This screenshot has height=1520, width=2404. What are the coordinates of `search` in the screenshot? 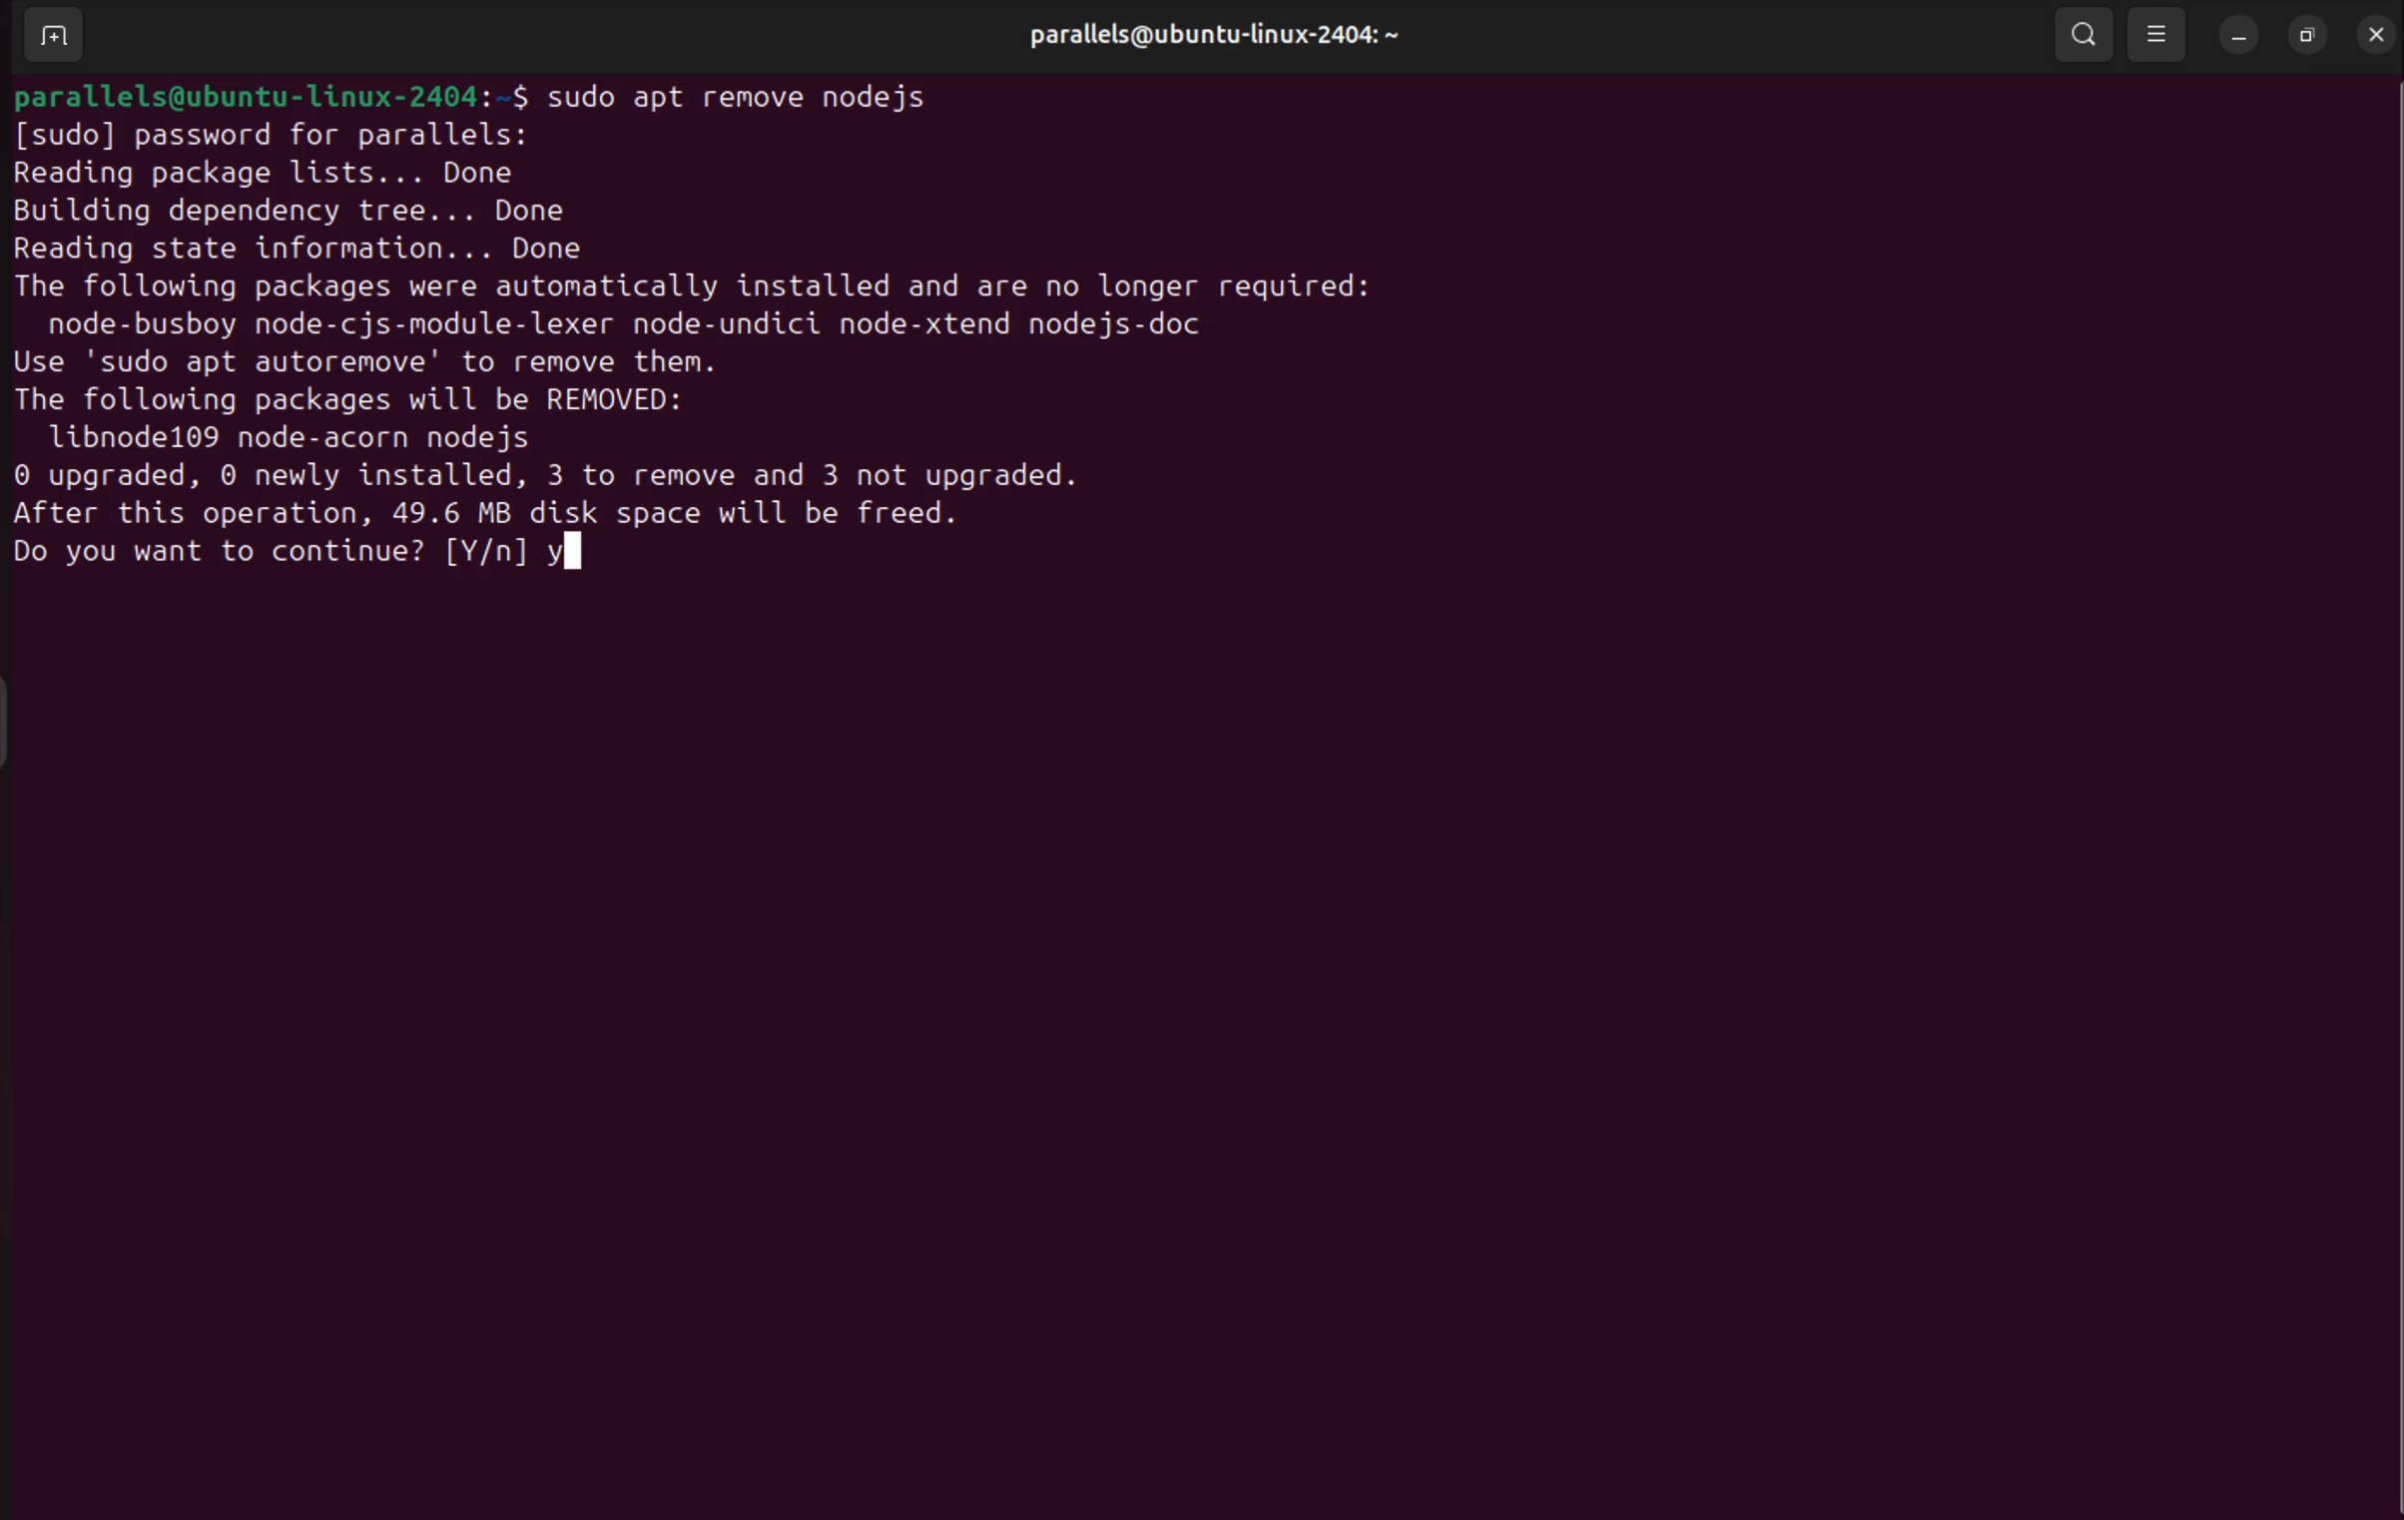 It's located at (2085, 35).